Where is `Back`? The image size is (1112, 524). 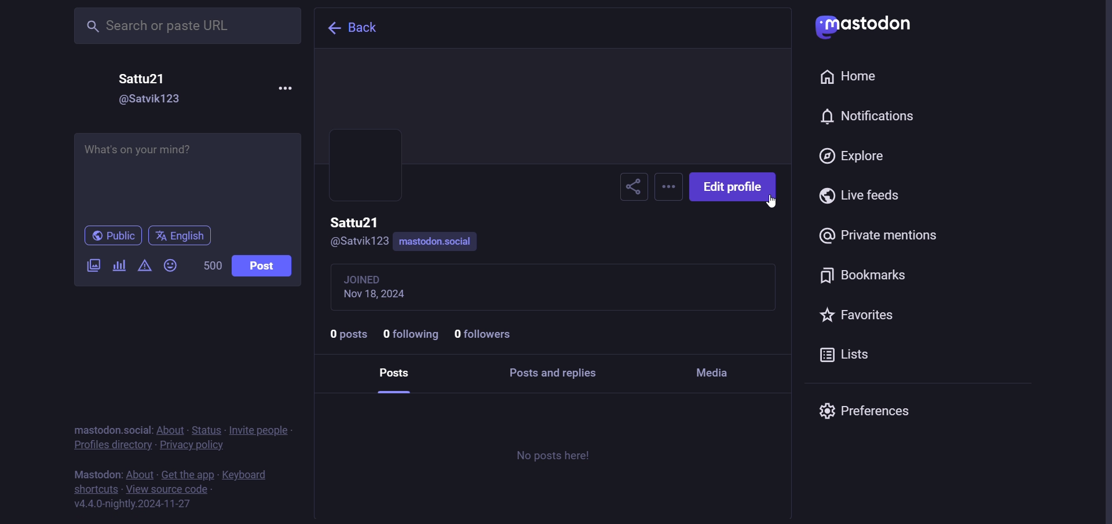
Back is located at coordinates (354, 26).